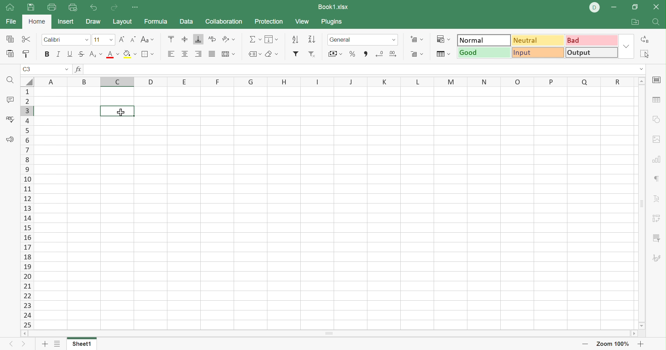 This screenshot has height=350, width=666. I want to click on Spell Checking, so click(11, 121).